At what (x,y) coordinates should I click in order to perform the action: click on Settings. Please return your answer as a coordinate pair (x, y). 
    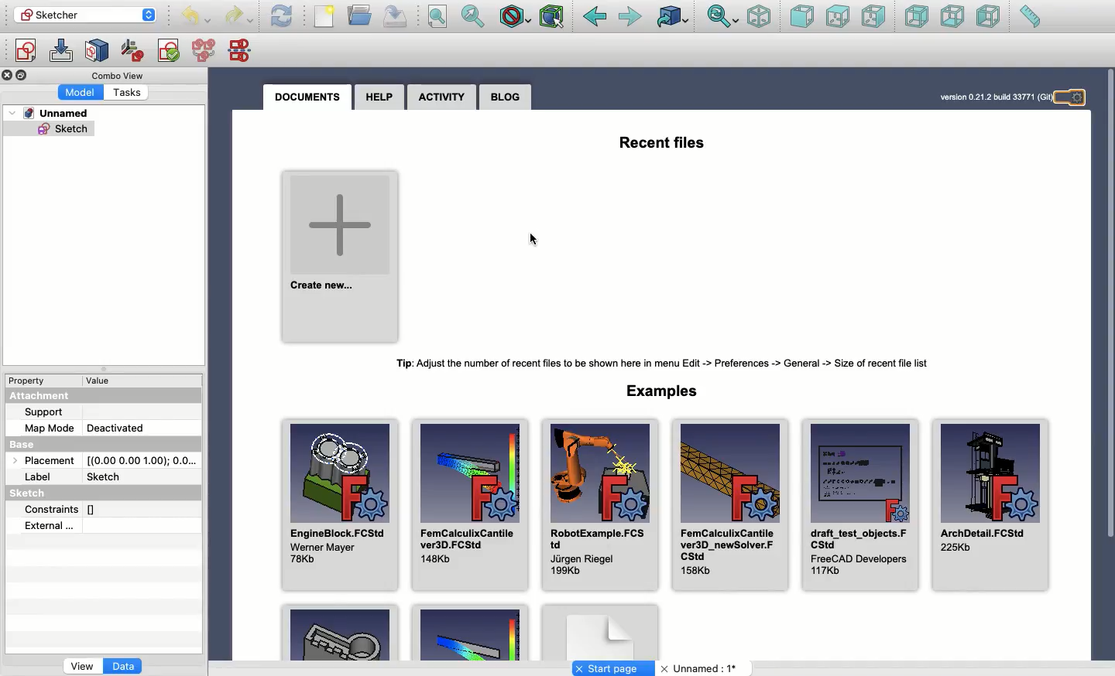
    Looking at the image, I should click on (1077, 98).